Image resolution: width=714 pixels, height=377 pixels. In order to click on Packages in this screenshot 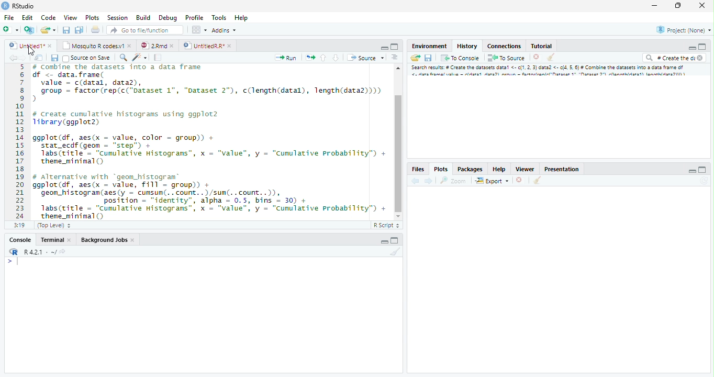, I will do `click(470, 168)`.